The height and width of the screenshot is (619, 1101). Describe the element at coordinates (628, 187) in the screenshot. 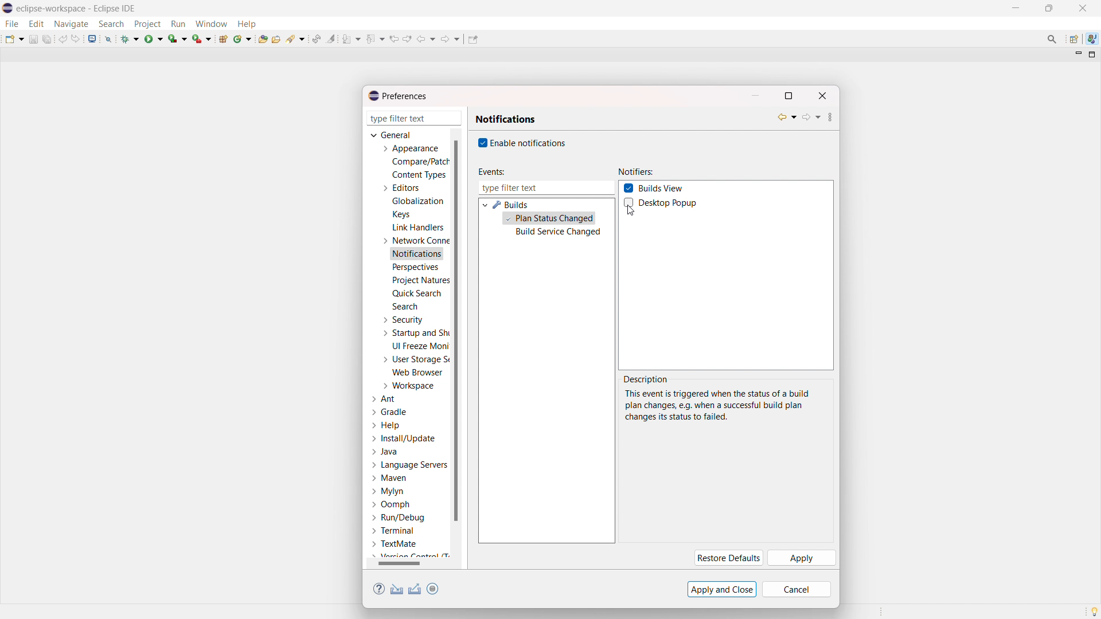

I see `Checkbox` at that location.